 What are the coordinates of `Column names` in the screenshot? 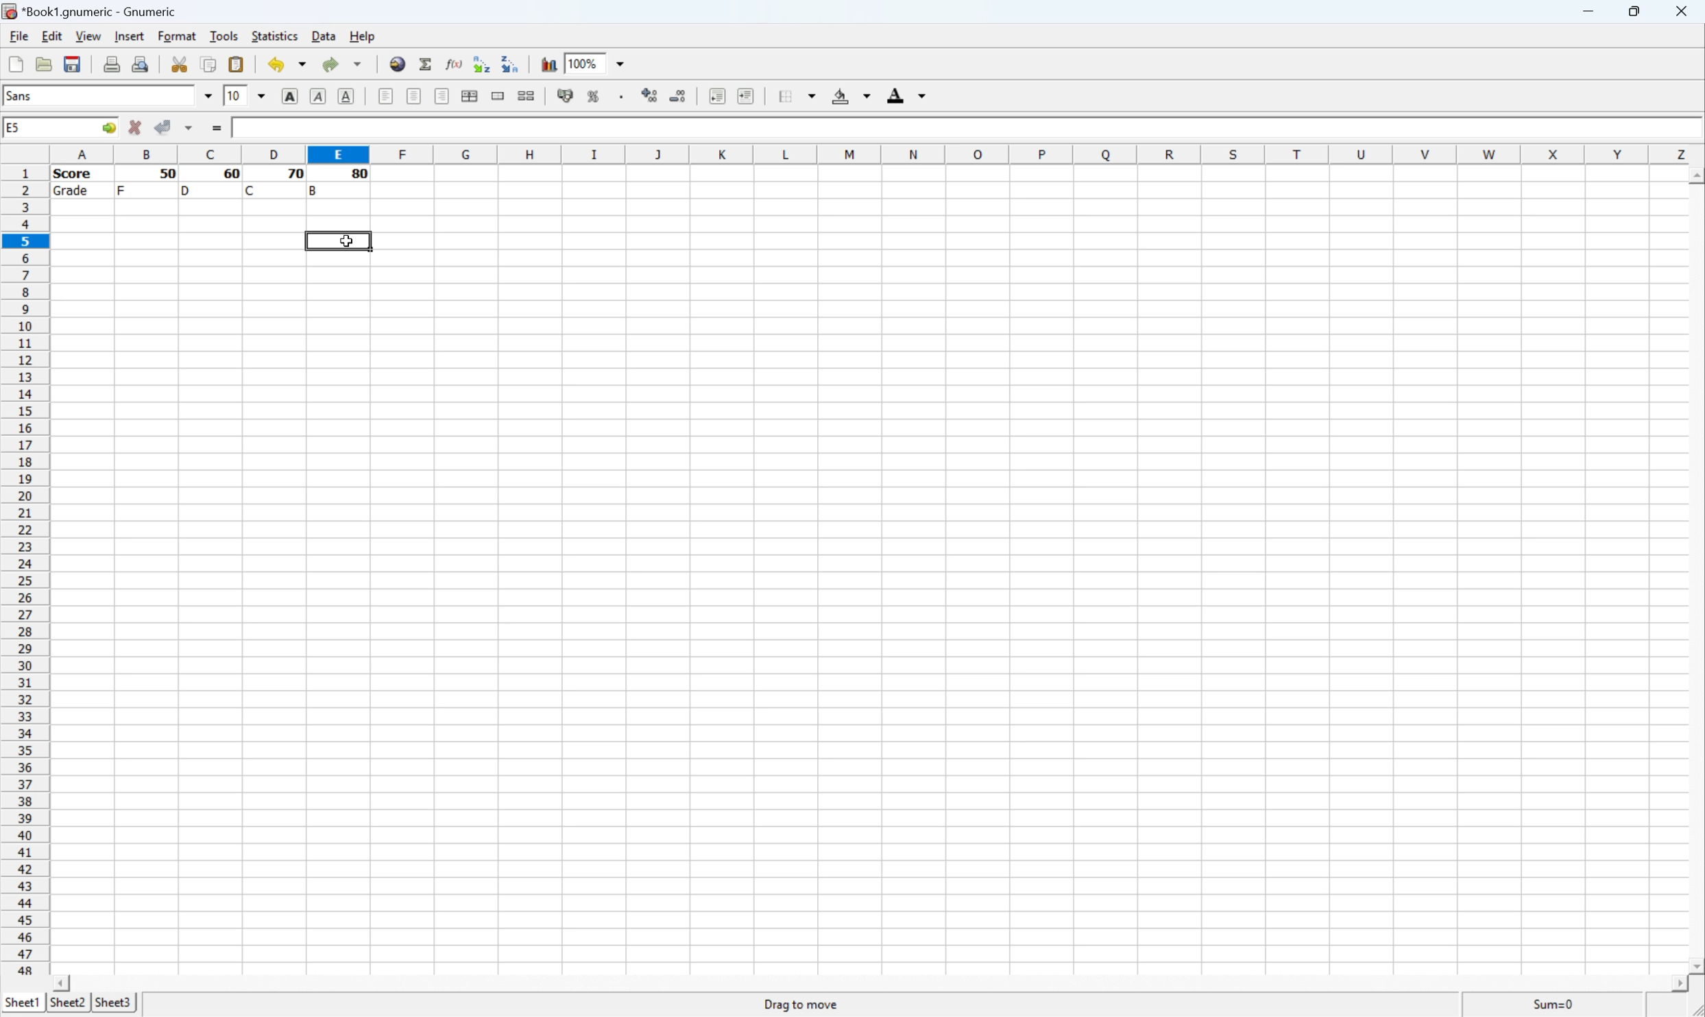 It's located at (876, 153).